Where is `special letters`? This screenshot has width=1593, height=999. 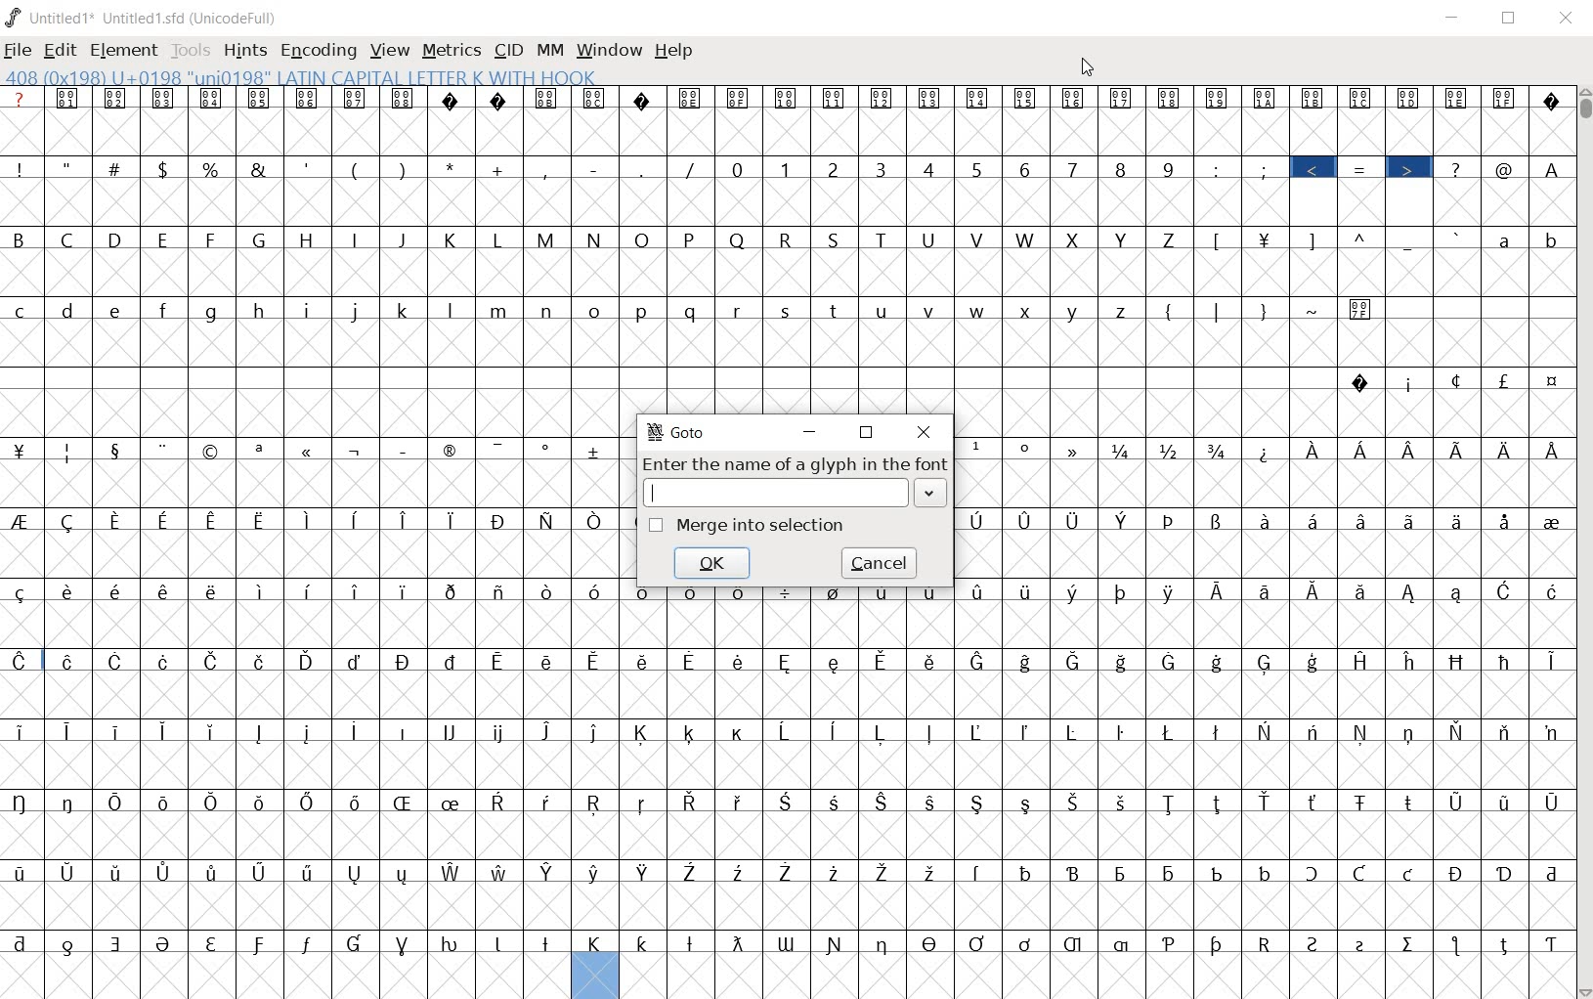
special letters is located at coordinates (785, 659).